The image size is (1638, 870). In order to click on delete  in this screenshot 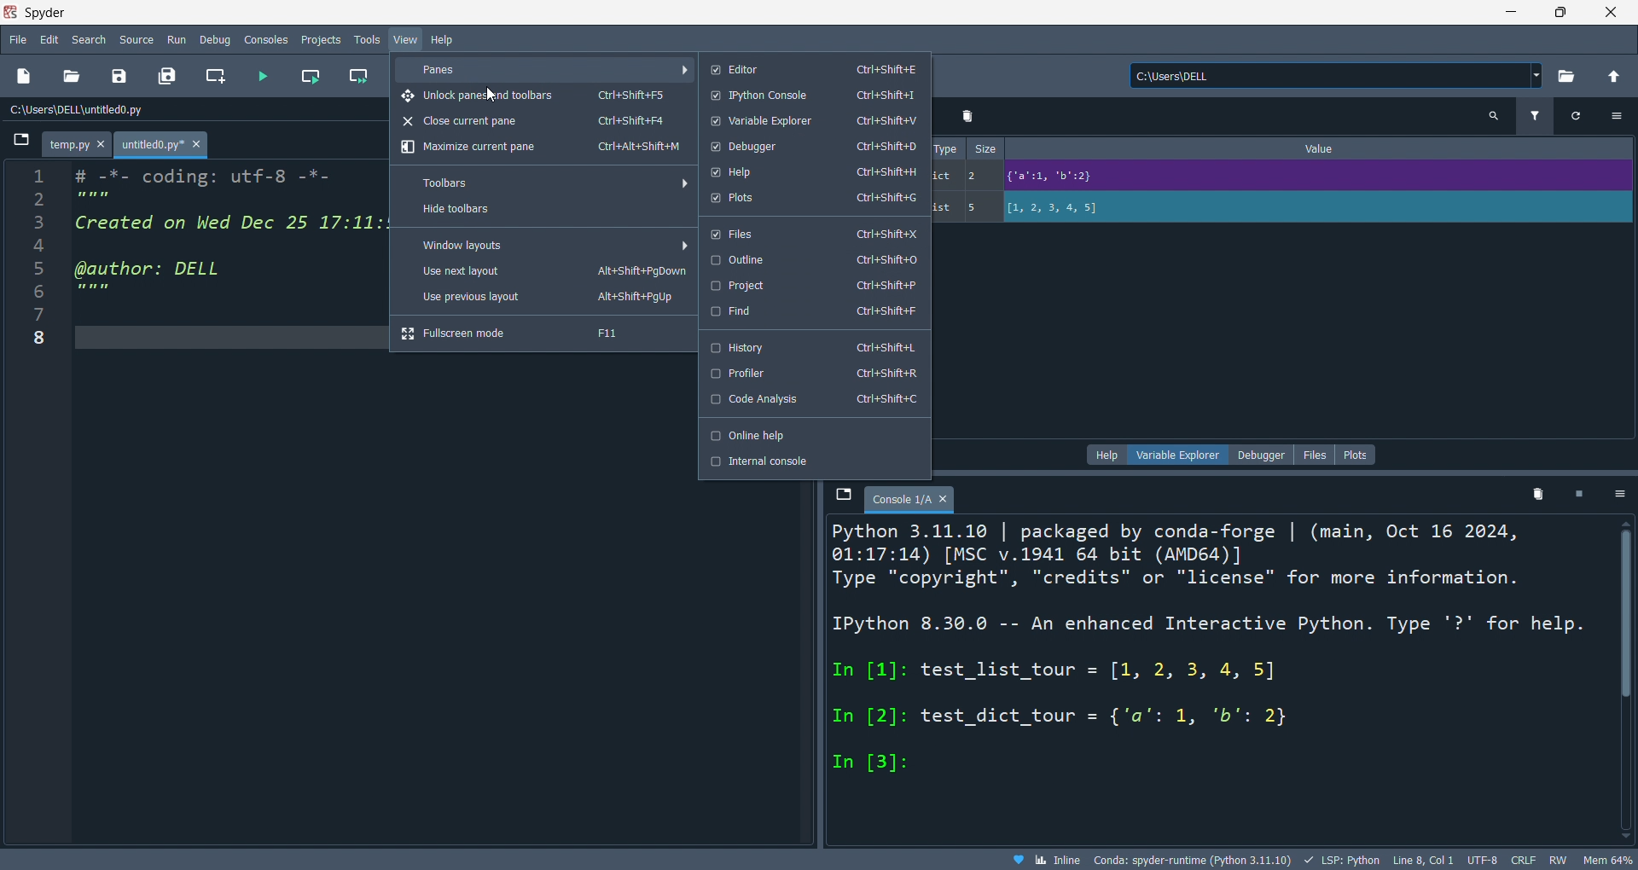, I will do `click(1539, 498)`.